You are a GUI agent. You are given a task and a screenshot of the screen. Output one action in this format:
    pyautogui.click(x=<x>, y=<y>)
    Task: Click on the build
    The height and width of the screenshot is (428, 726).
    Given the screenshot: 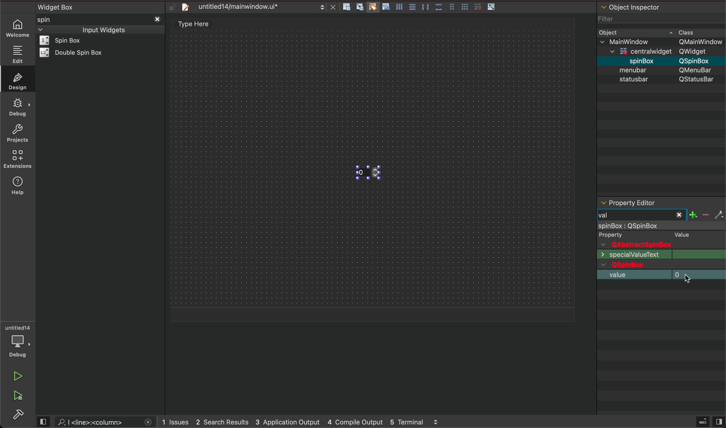 What is the action you would take?
    pyautogui.click(x=20, y=415)
    